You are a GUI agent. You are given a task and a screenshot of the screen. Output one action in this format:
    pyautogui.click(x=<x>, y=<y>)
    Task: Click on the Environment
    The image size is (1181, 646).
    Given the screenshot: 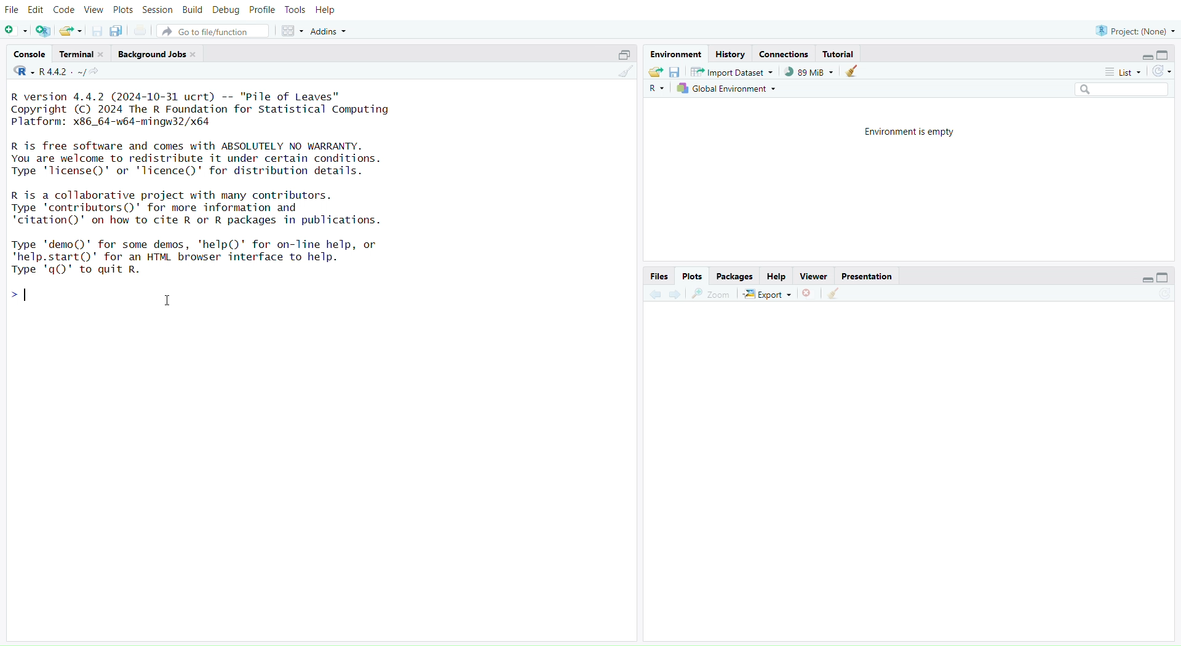 What is the action you would take?
    pyautogui.click(x=677, y=53)
    